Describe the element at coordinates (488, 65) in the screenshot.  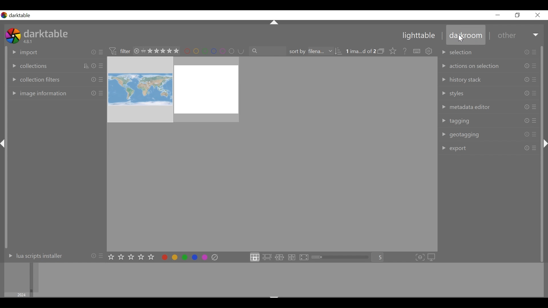
I see `action of selection` at that location.